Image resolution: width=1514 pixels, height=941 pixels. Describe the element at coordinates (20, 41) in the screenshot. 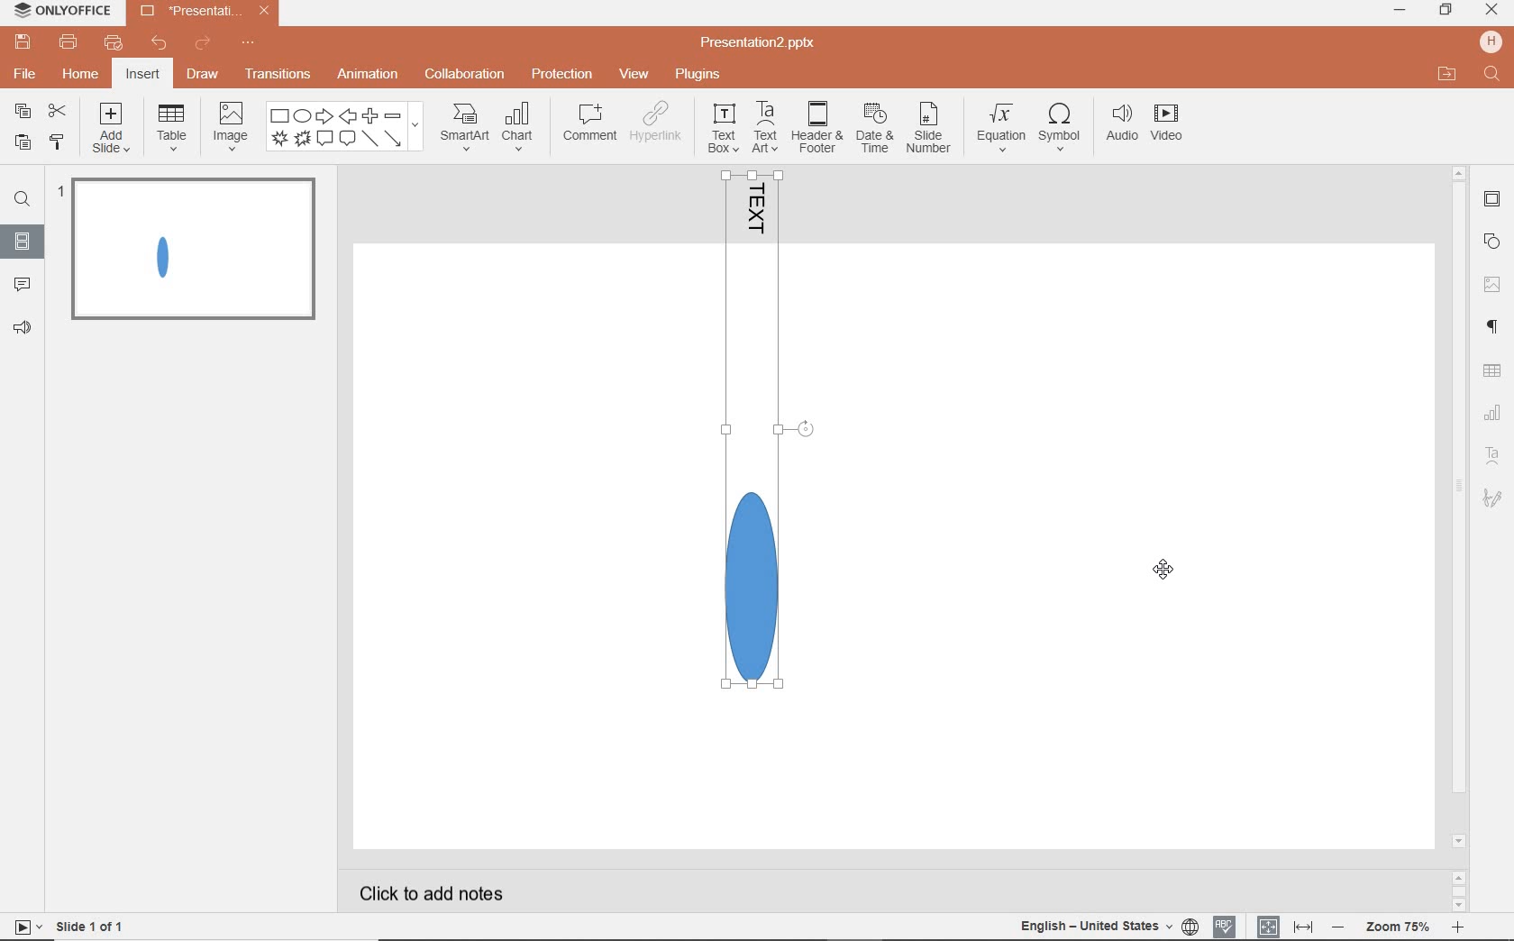

I see `save` at that location.